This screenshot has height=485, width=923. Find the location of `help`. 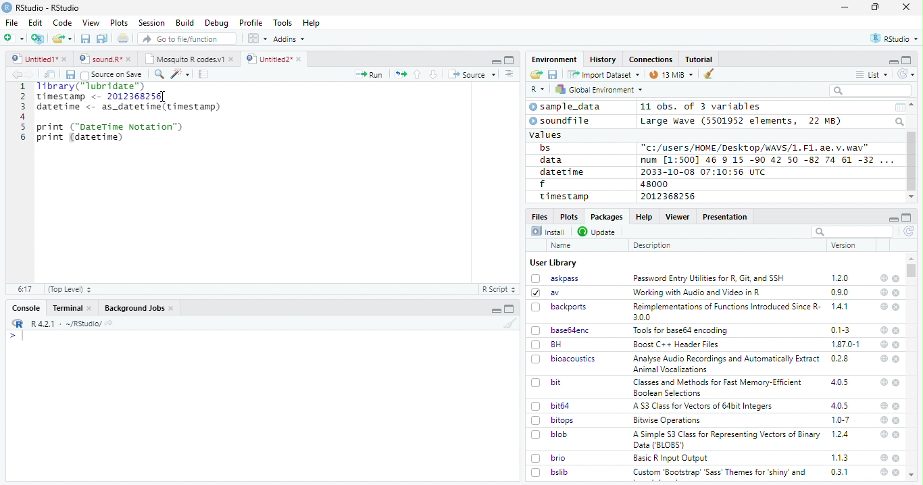

help is located at coordinates (883, 472).